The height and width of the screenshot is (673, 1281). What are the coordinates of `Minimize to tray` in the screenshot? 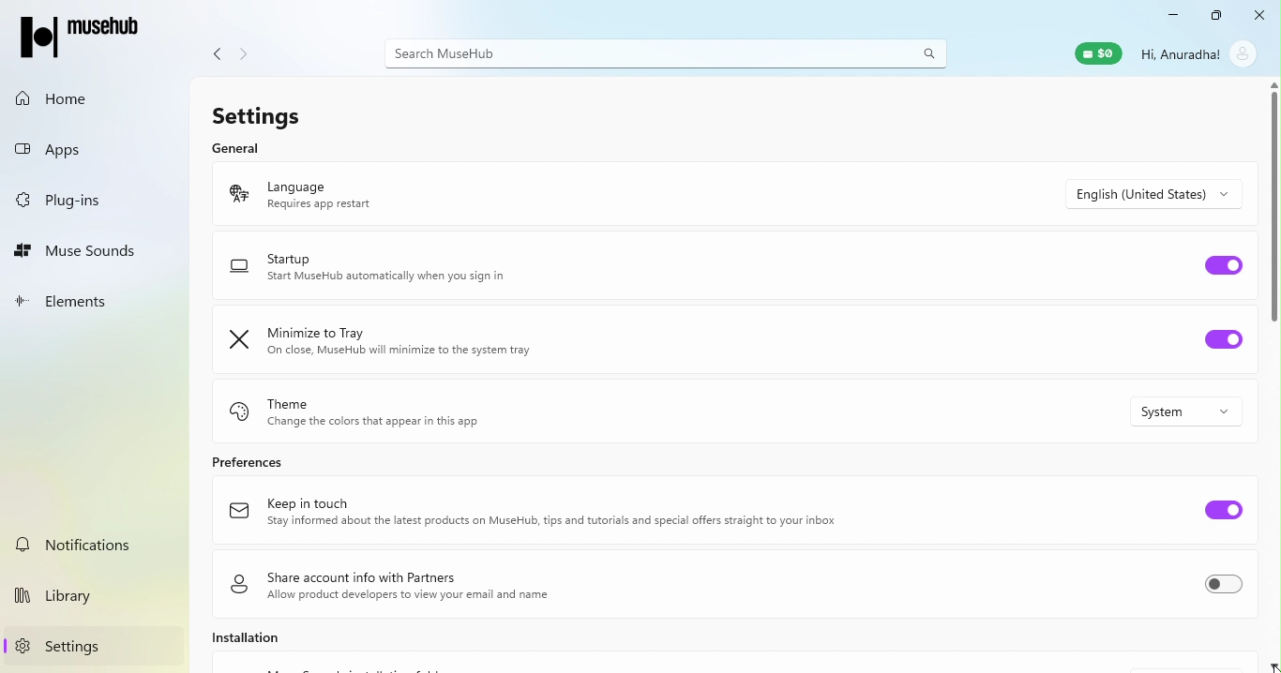 It's located at (407, 343).